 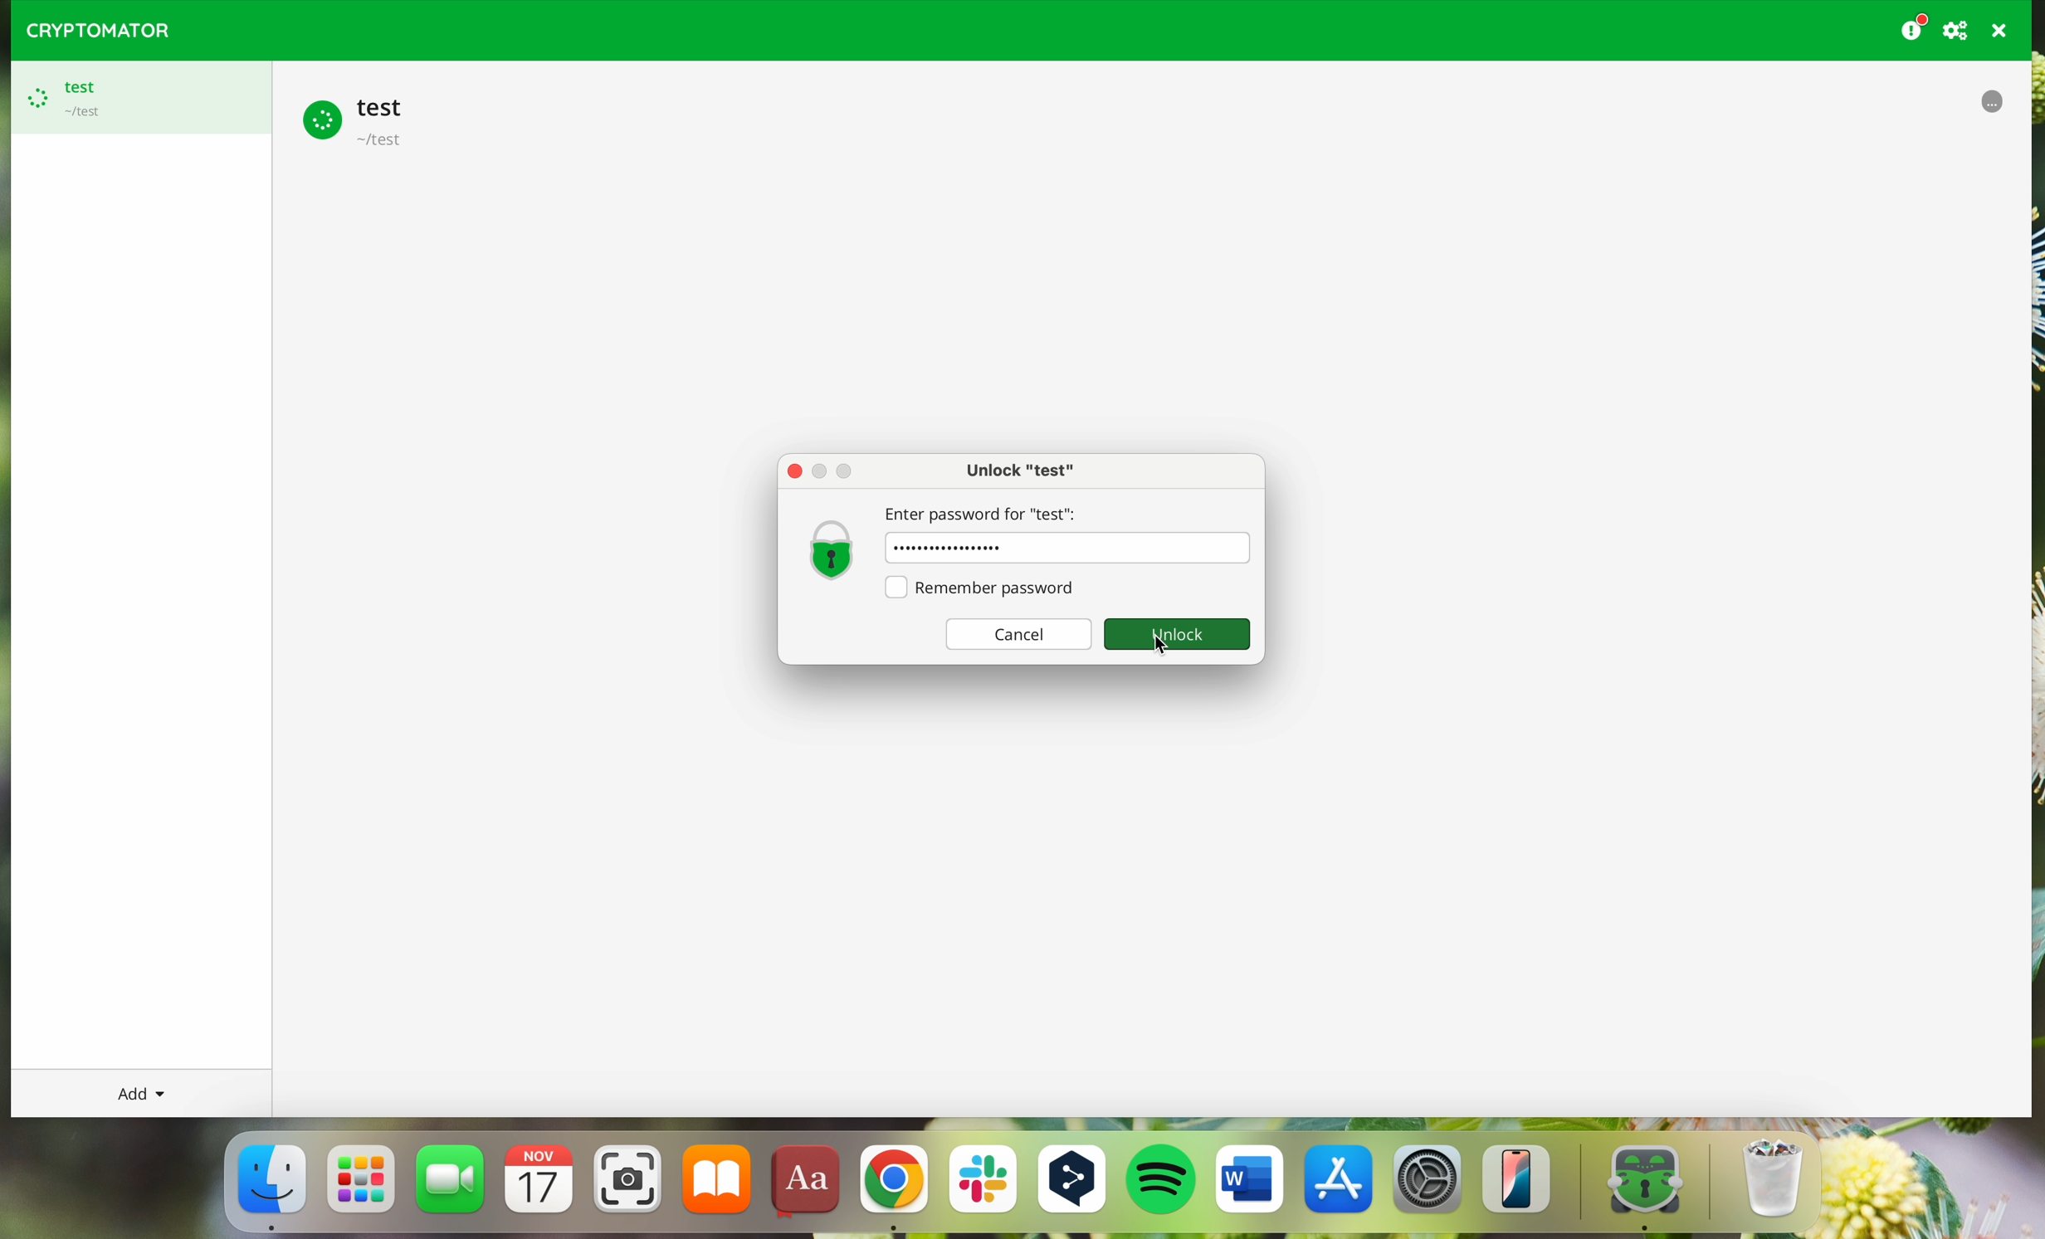 I want to click on Microsoft Word, so click(x=1250, y=1185).